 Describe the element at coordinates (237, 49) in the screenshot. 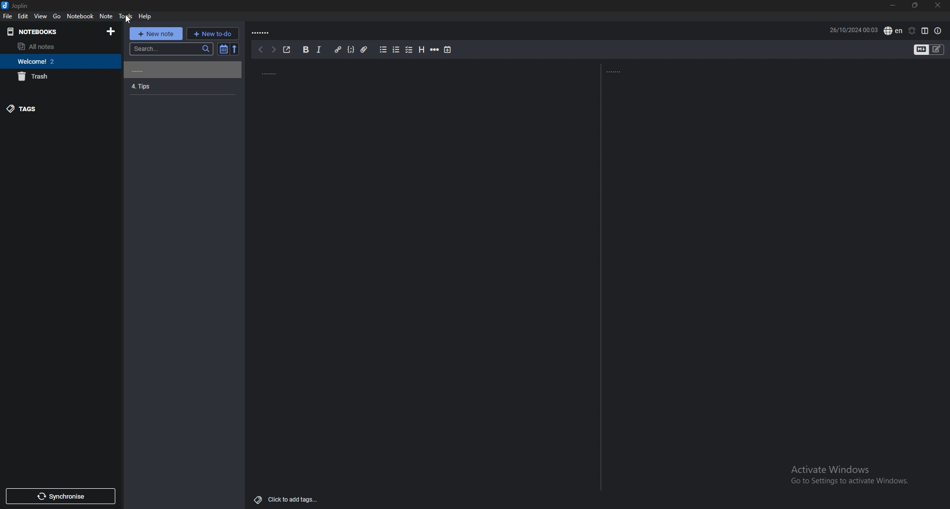

I see `reverse order` at that location.